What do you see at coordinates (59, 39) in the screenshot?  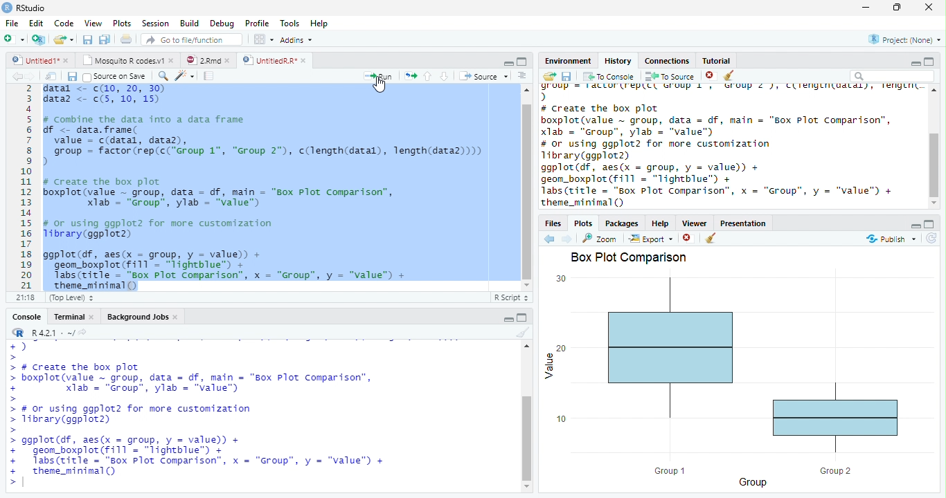 I see `Open an existing file` at bounding box center [59, 39].